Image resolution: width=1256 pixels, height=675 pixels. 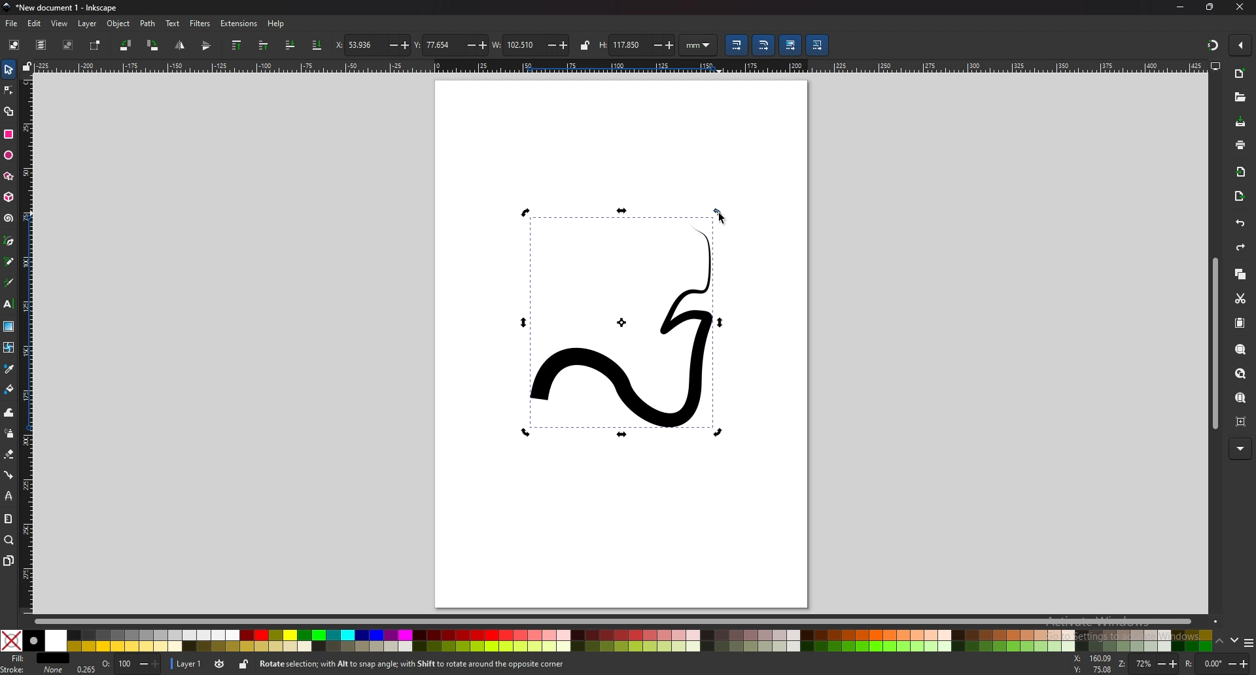 I want to click on minimize, so click(x=1180, y=7).